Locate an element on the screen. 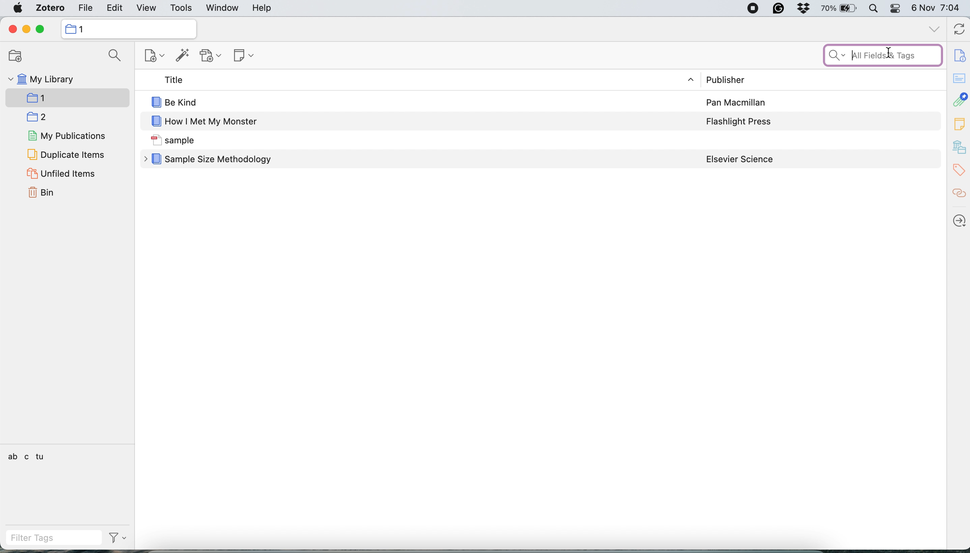 The height and width of the screenshot is (553, 970). new collection is located at coordinates (18, 55).